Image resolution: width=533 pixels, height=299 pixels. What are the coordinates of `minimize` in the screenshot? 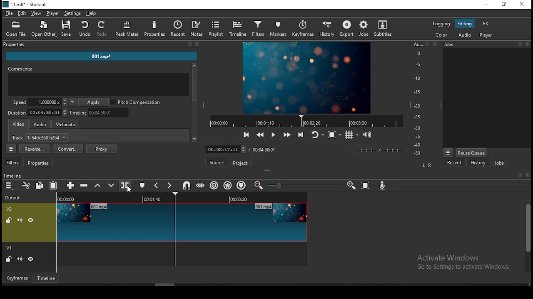 It's located at (486, 5).